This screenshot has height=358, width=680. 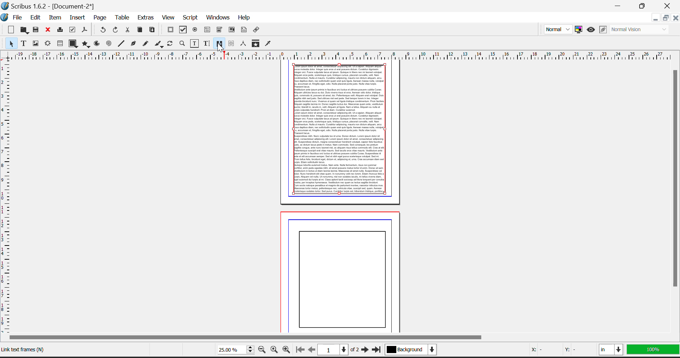 What do you see at coordinates (132, 44) in the screenshot?
I see `Bezier Curve` at bounding box center [132, 44].